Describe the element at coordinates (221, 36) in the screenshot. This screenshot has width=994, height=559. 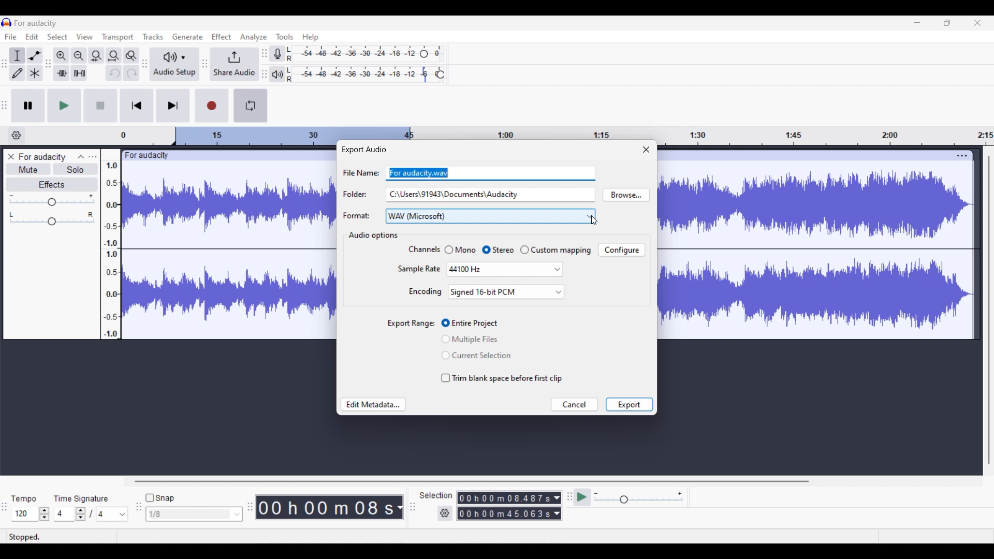
I see `Effect menu` at that location.